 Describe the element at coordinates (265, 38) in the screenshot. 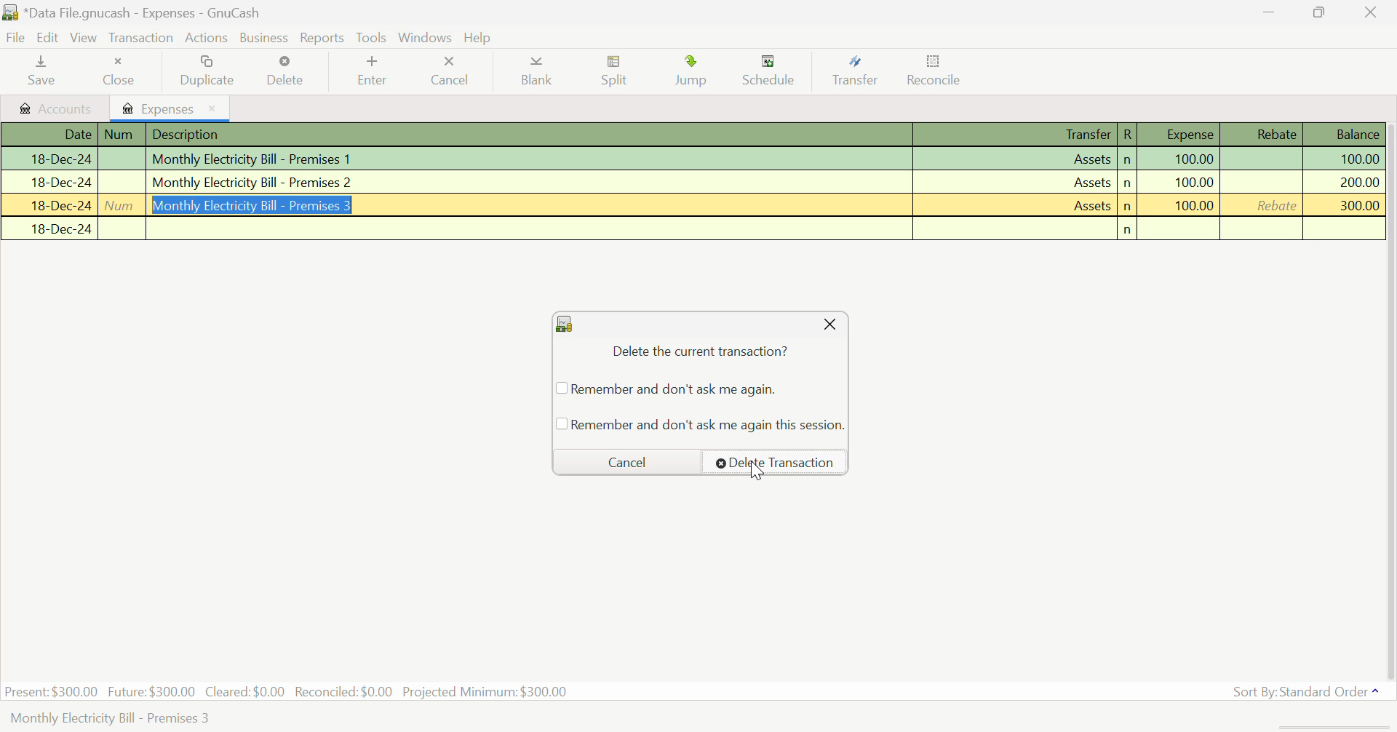

I see `Business` at that location.